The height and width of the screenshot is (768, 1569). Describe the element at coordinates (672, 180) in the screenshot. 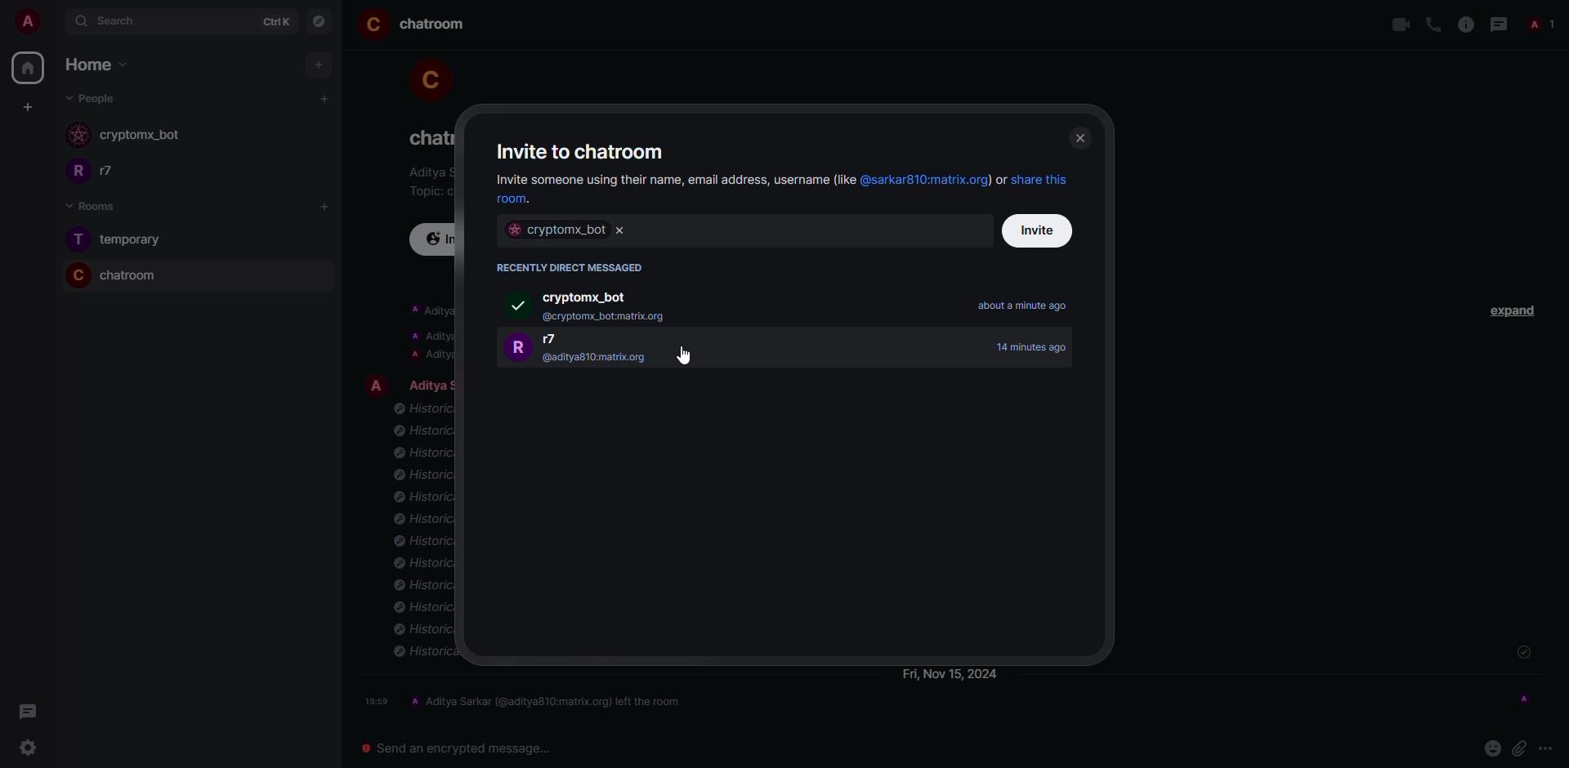

I see `invite share` at that location.